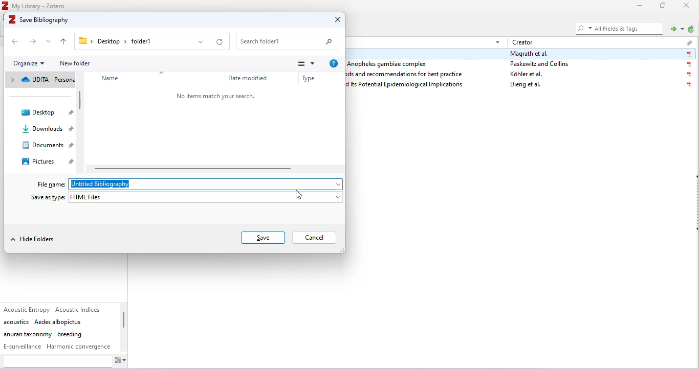 Image resolution: width=699 pixels, height=369 pixels. Describe the element at coordinates (688, 64) in the screenshot. I see `pdf` at that location.